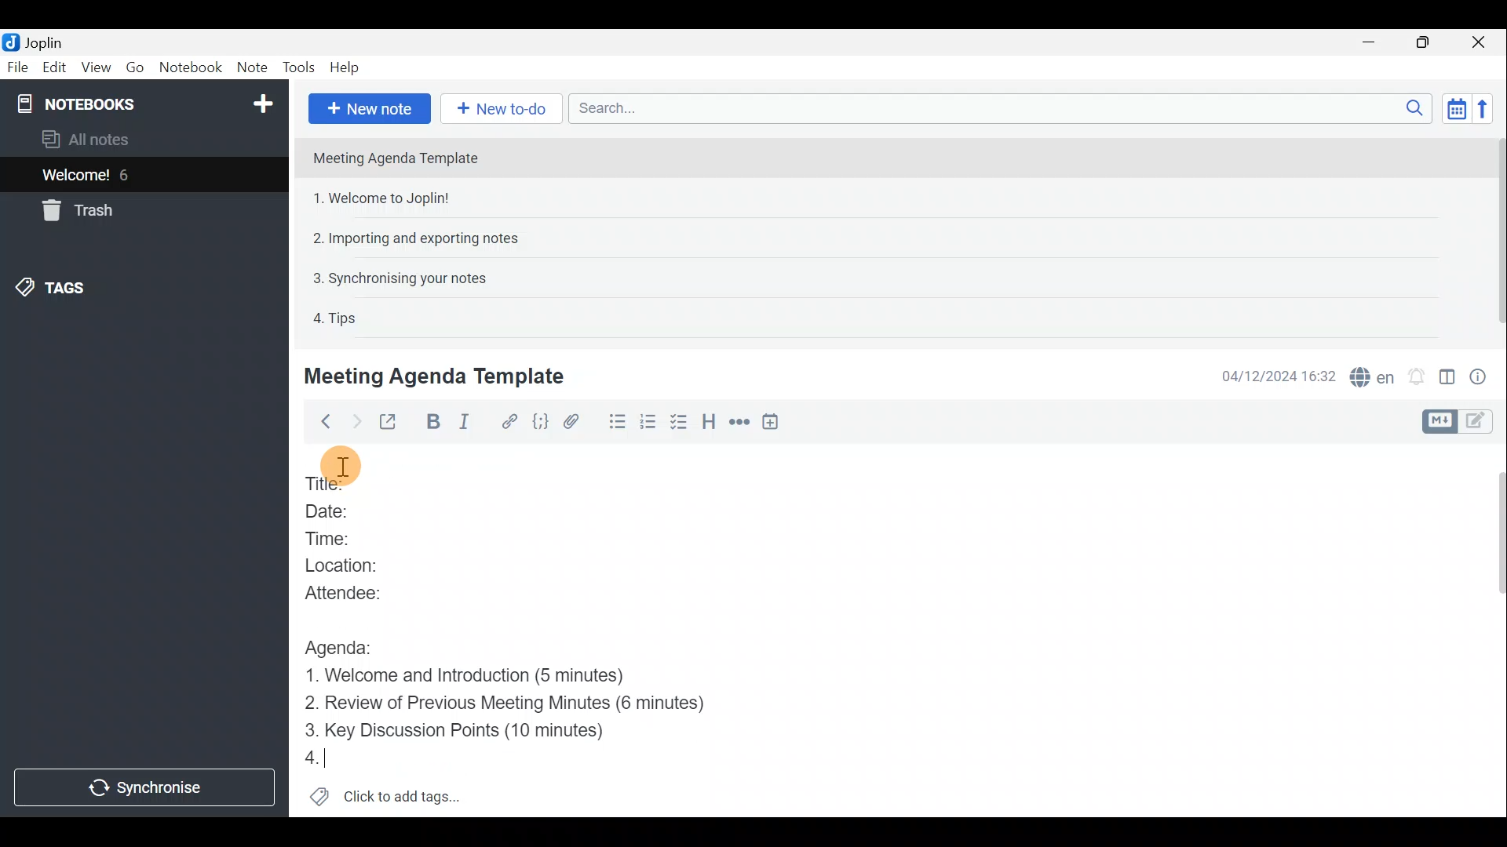 The height and width of the screenshot is (847, 1507). Describe the element at coordinates (335, 481) in the screenshot. I see `Title:` at that location.